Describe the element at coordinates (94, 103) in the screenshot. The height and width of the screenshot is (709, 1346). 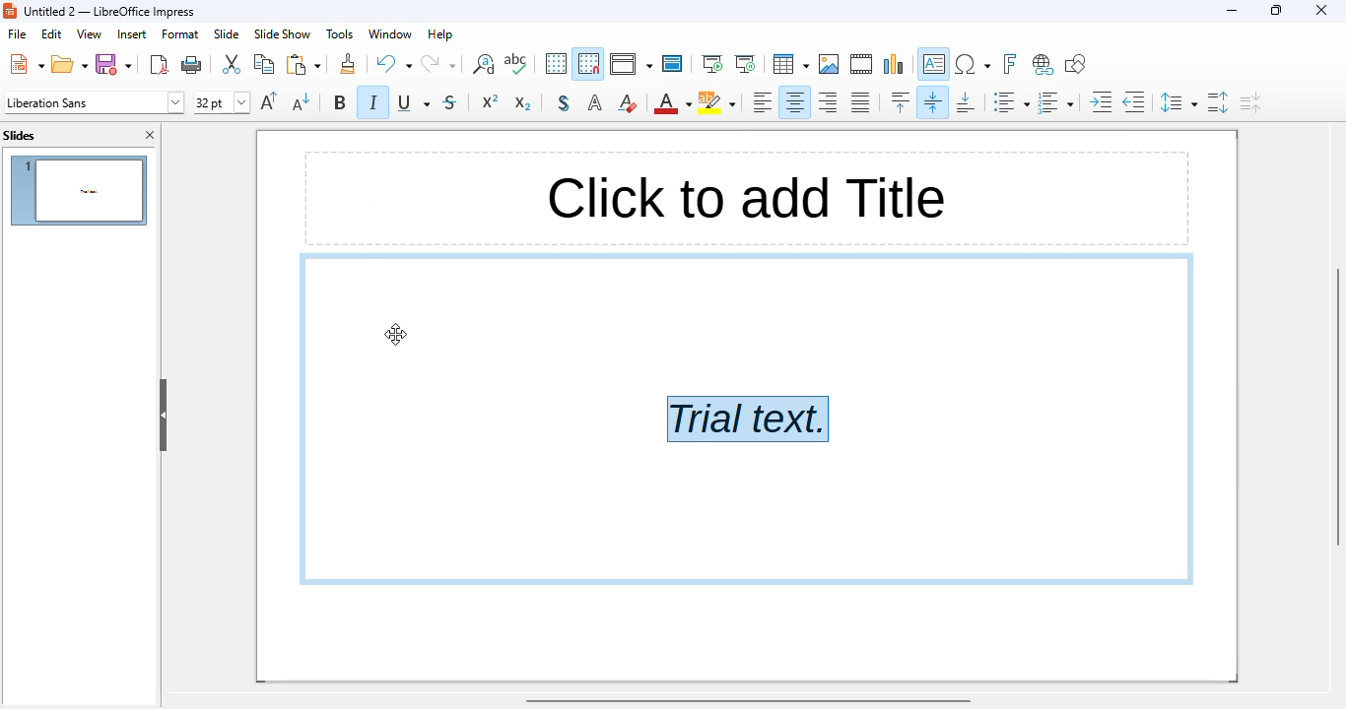
I see `font name` at that location.